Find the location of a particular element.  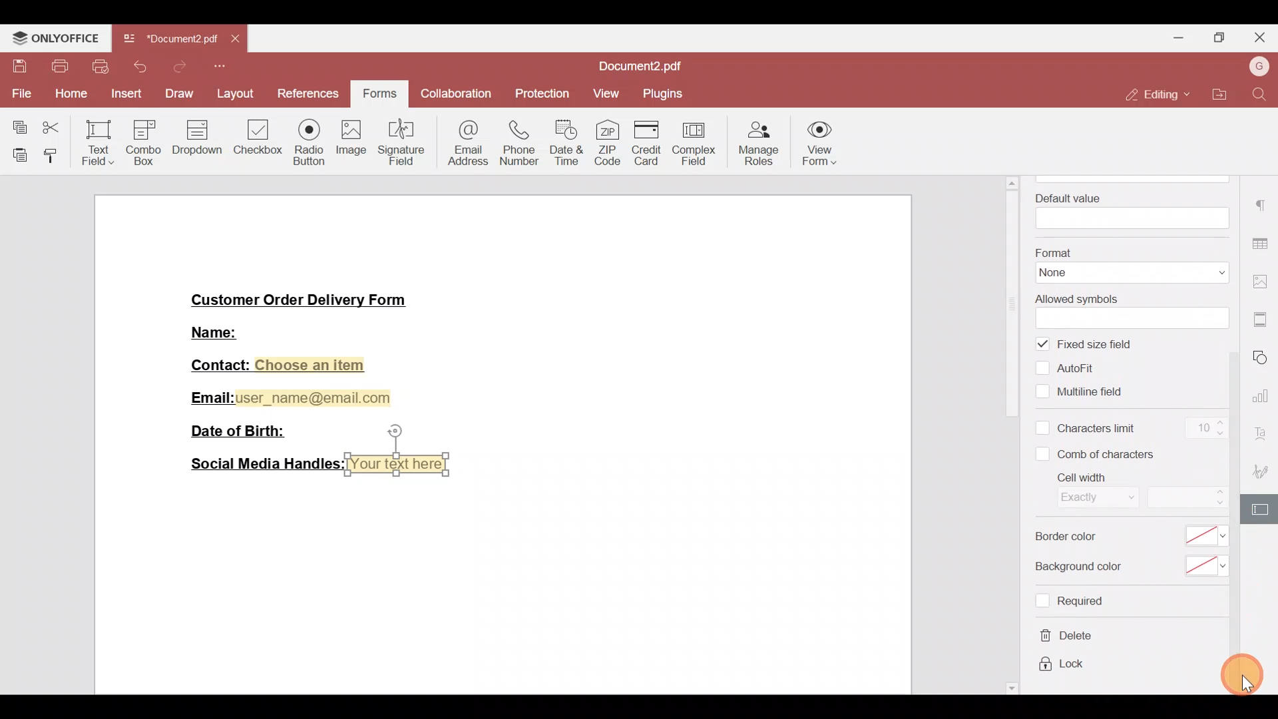

Fixed size field is located at coordinates (1096, 345).